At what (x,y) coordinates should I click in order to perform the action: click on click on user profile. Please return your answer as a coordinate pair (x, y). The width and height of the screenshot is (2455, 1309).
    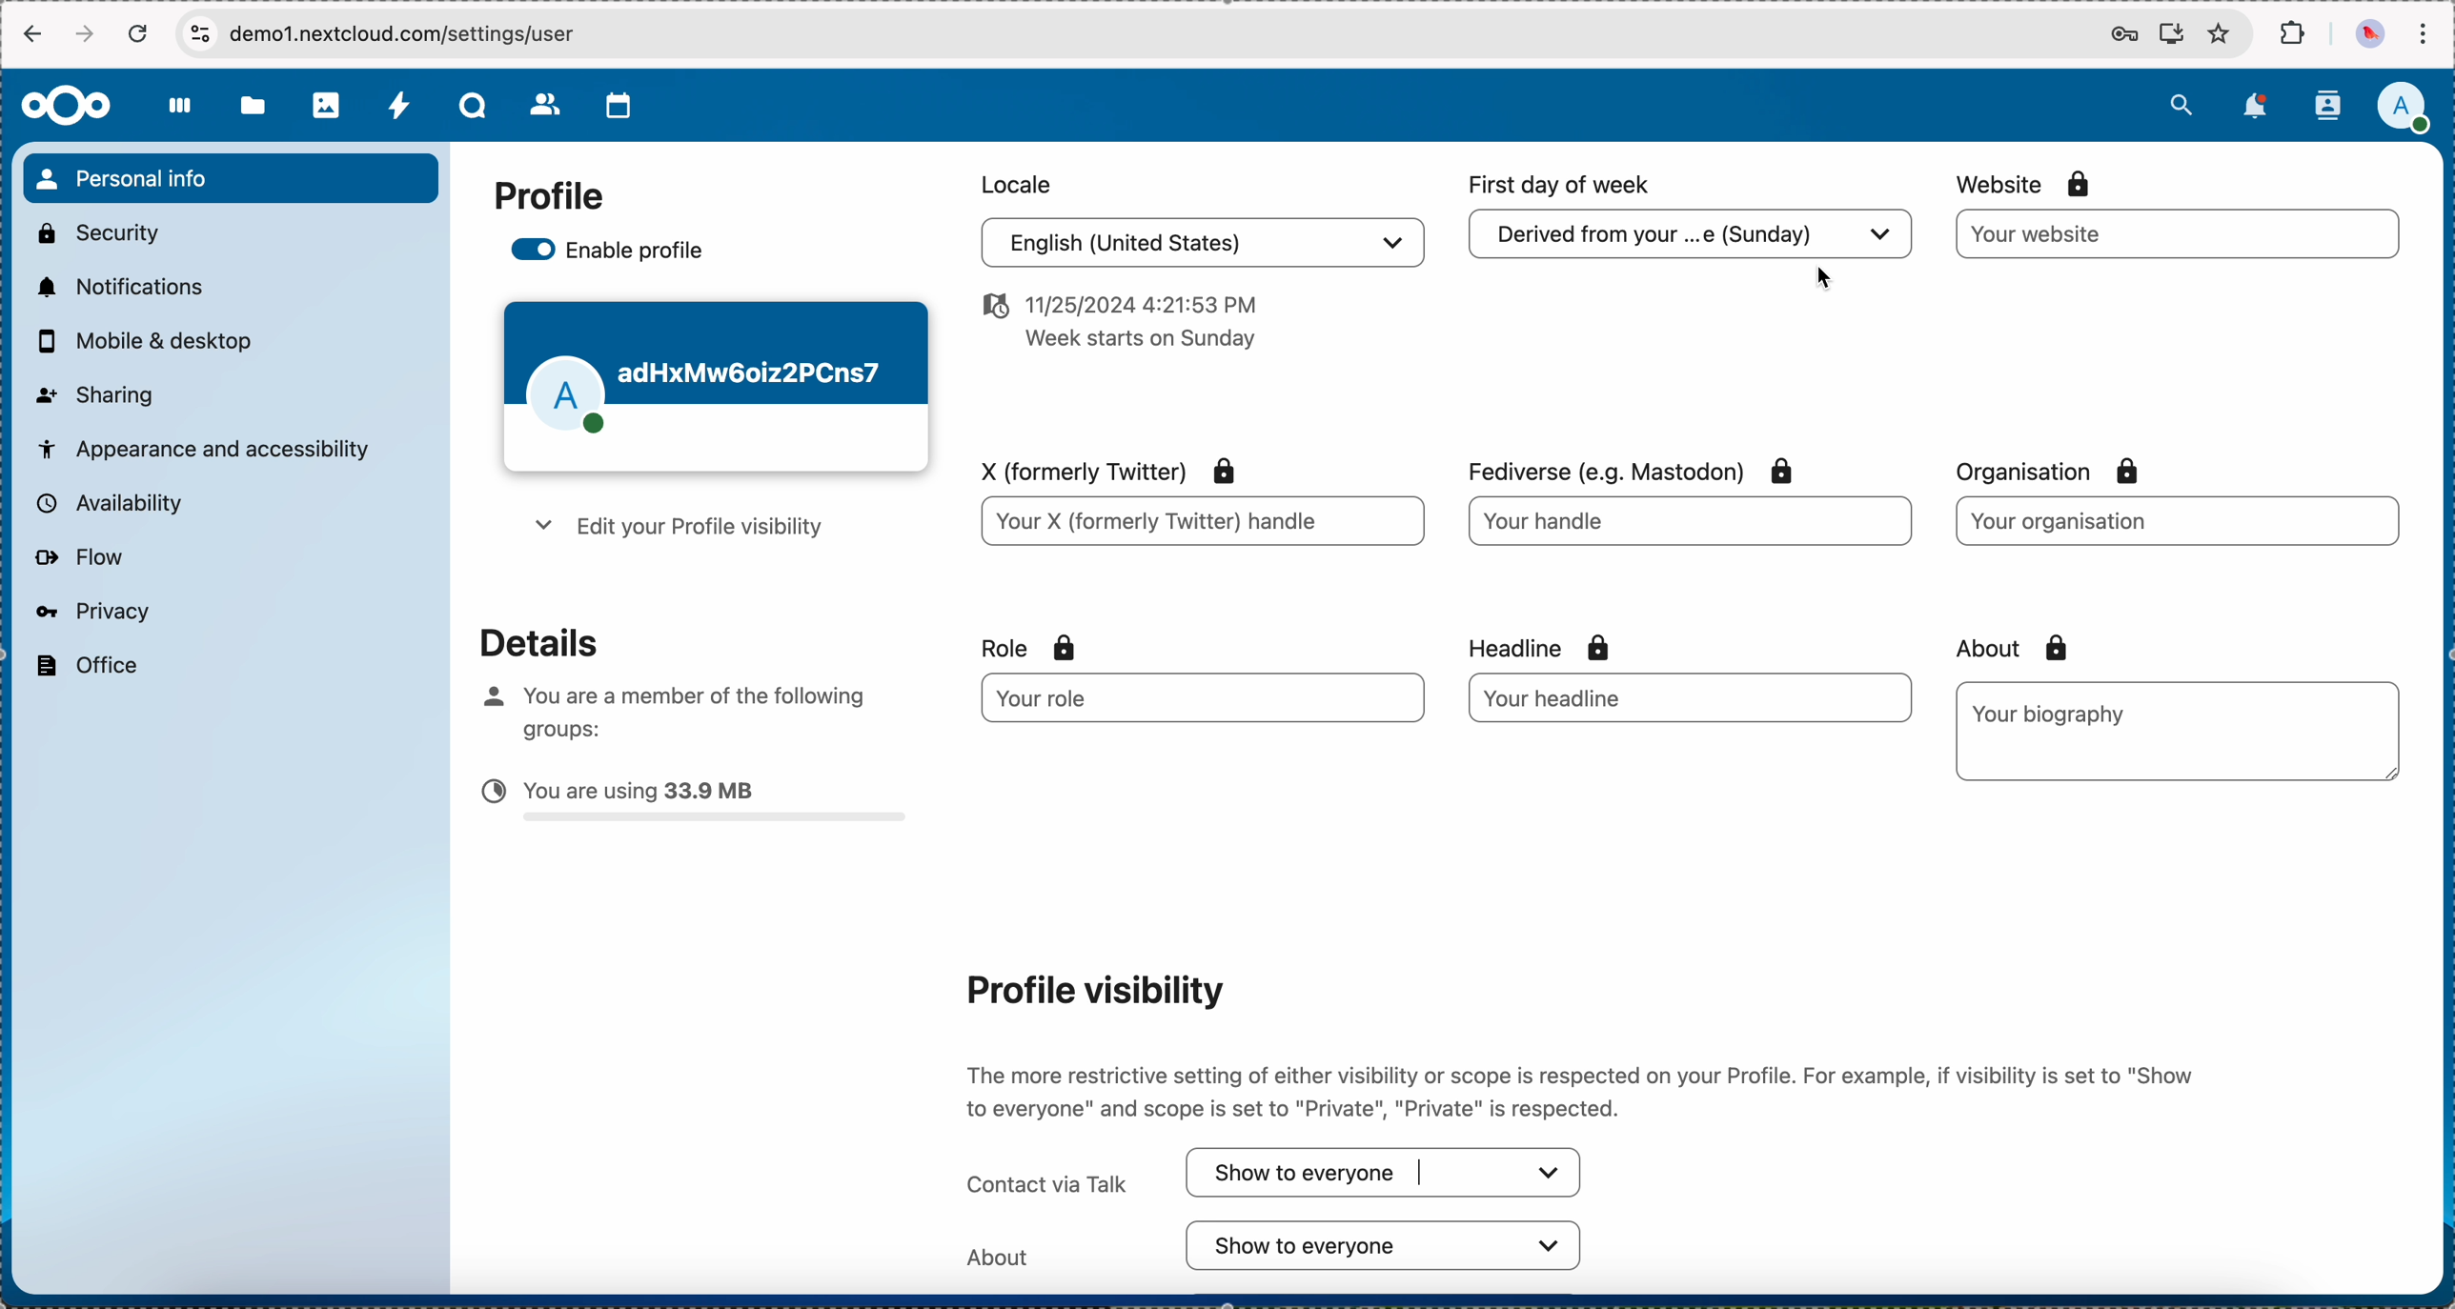
    Looking at the image, I should click on (2409, 110).